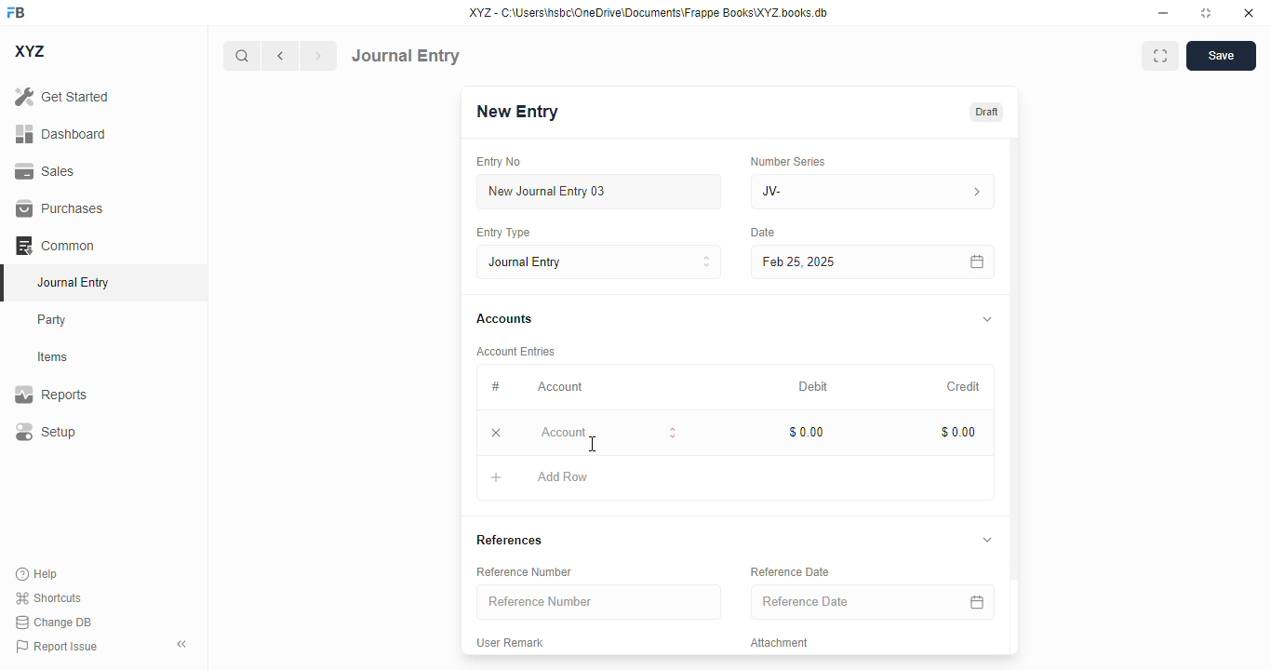 This screenshot has height=670, width=1271. What do you see at coordinates (598, 261) in the screenshot?
I see `entry type` at bounding box center [598, 261].